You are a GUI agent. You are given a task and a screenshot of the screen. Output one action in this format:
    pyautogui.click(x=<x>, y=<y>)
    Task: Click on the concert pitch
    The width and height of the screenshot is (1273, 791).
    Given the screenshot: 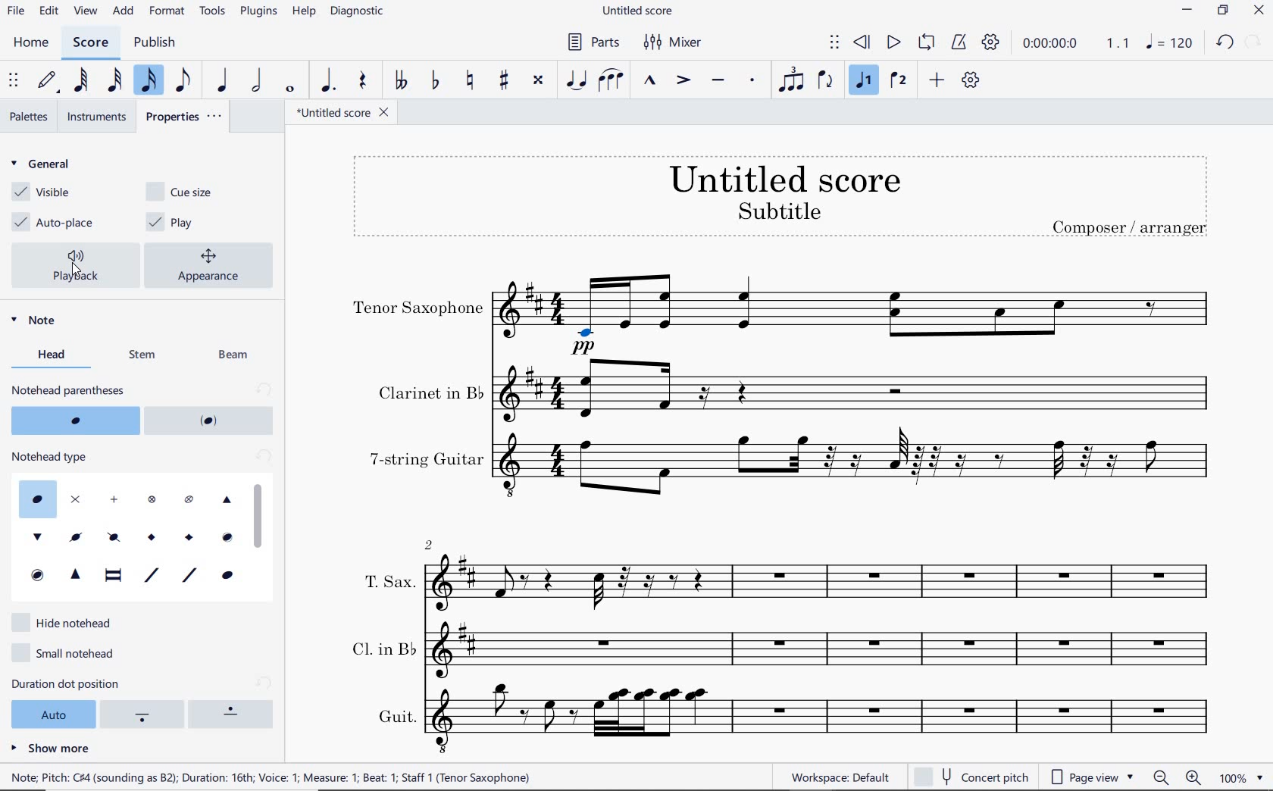 What is the action you would take?
    pyautogui.click(x=971, y=774)
    